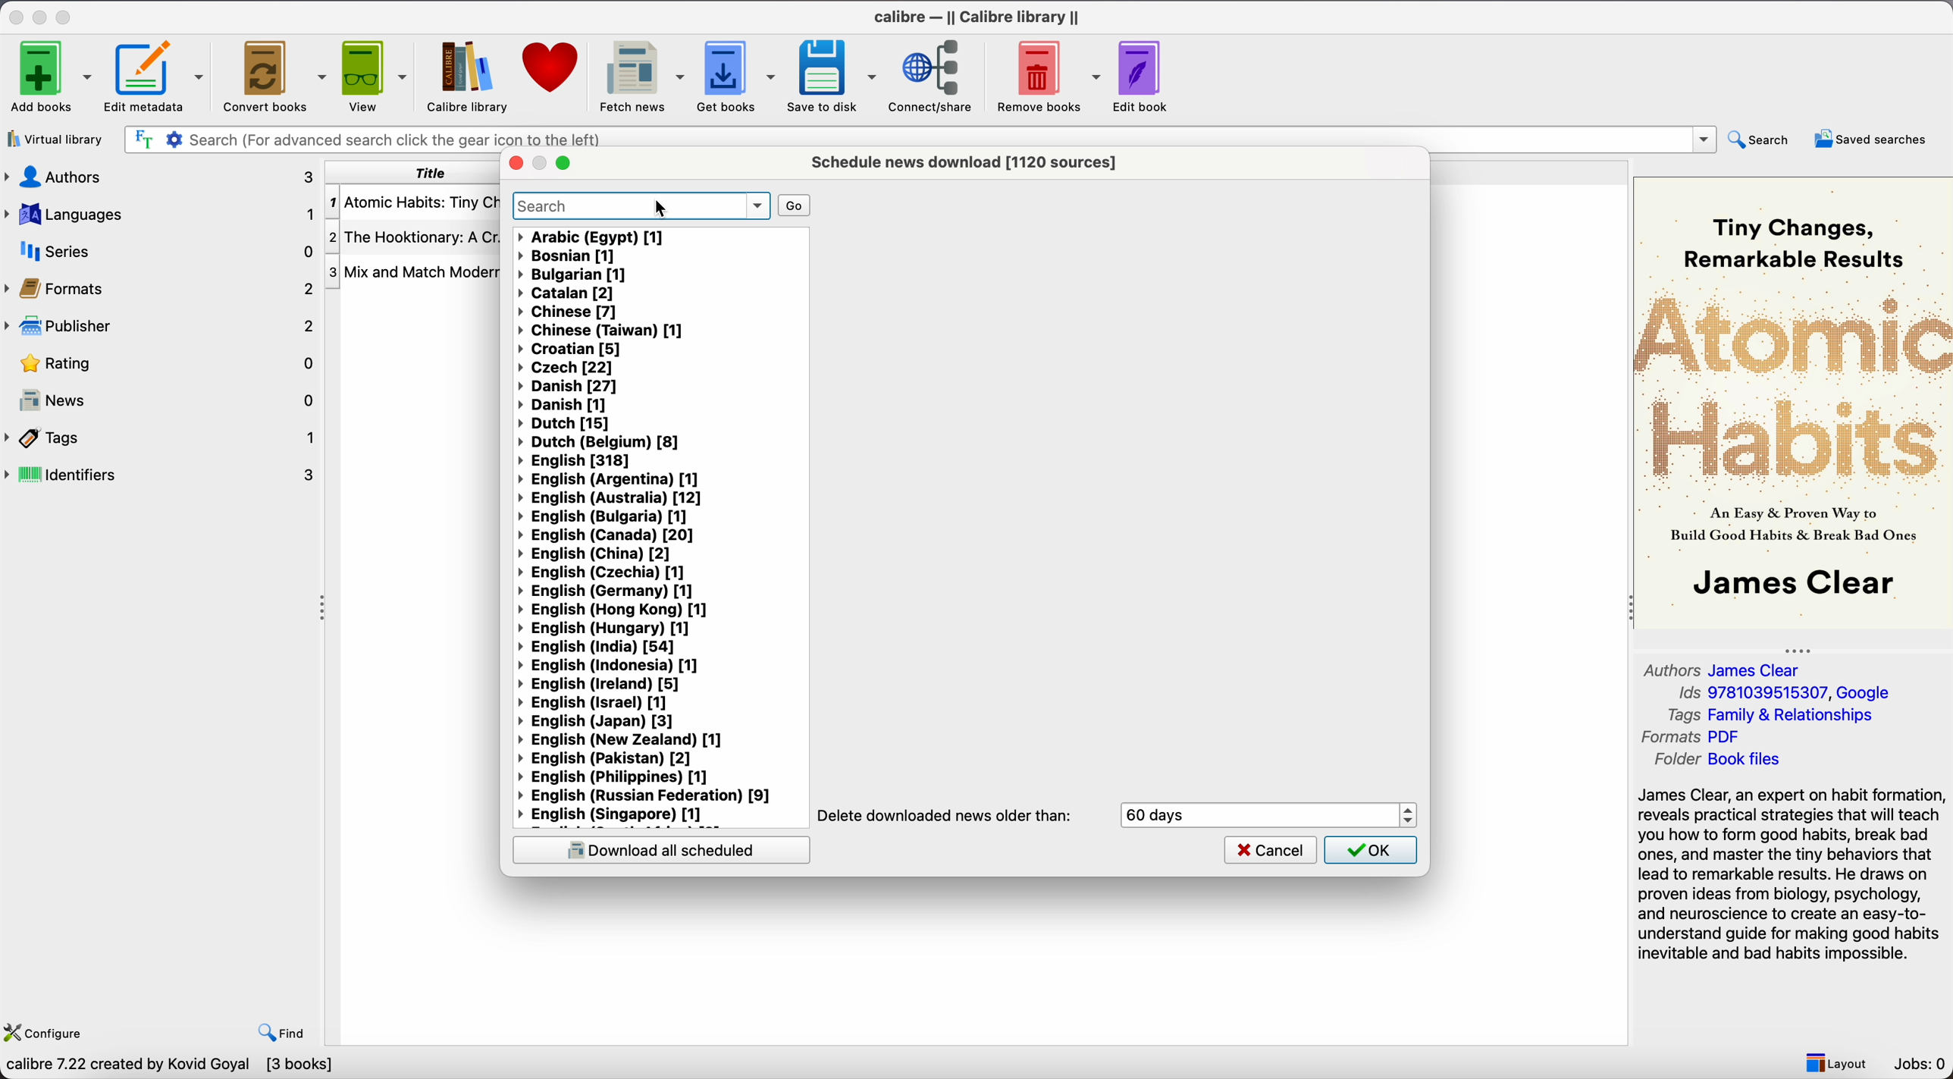 This screenshot has height=1079, width=1953. Describe the element at coordinates (373, 76) in the screenshot. I see `view` at that location.